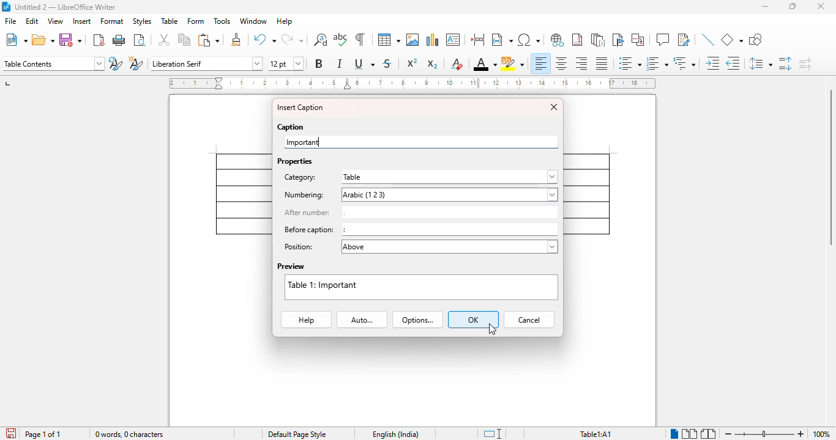  What do you see at coordinates (253, 21) in the screenshot?
I see `window` at bounding box center [253, 21].